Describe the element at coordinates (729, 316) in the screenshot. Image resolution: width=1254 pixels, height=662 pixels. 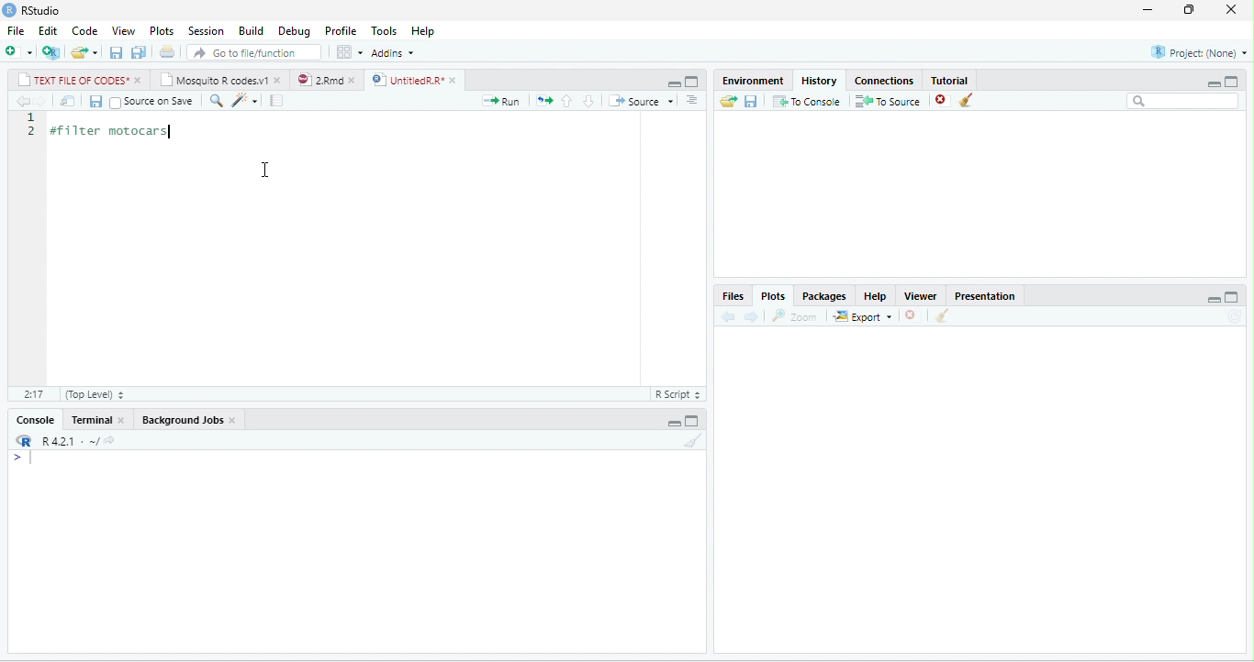
I see `back` at that location.